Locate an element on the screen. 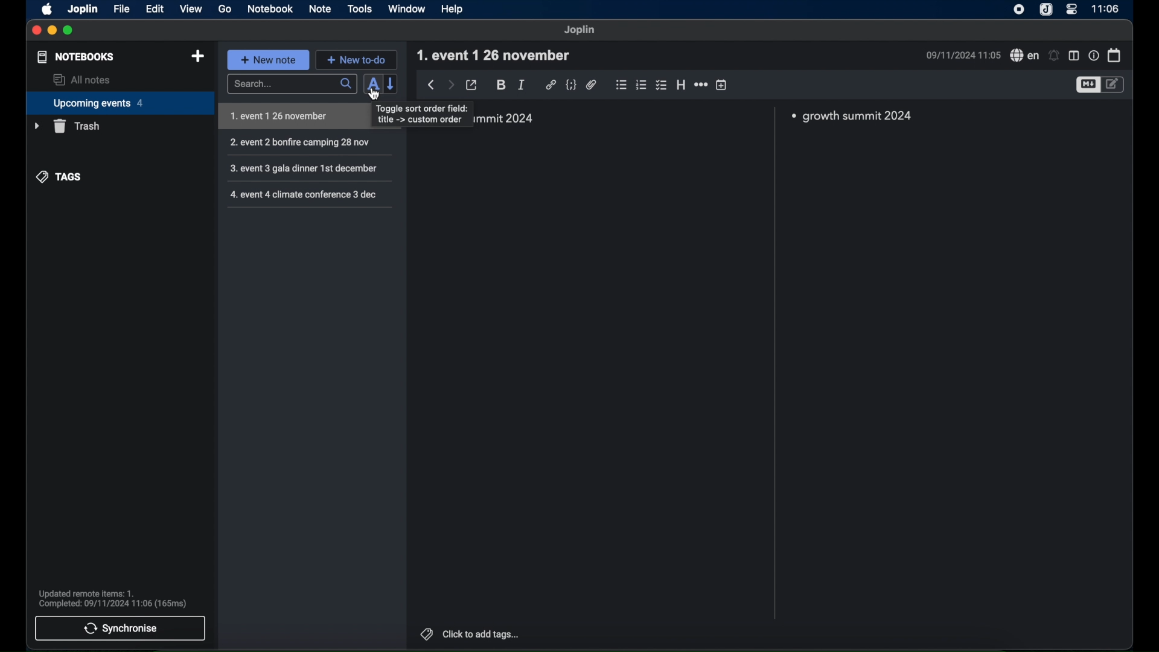  control center is located at coordinates (1071, 9).